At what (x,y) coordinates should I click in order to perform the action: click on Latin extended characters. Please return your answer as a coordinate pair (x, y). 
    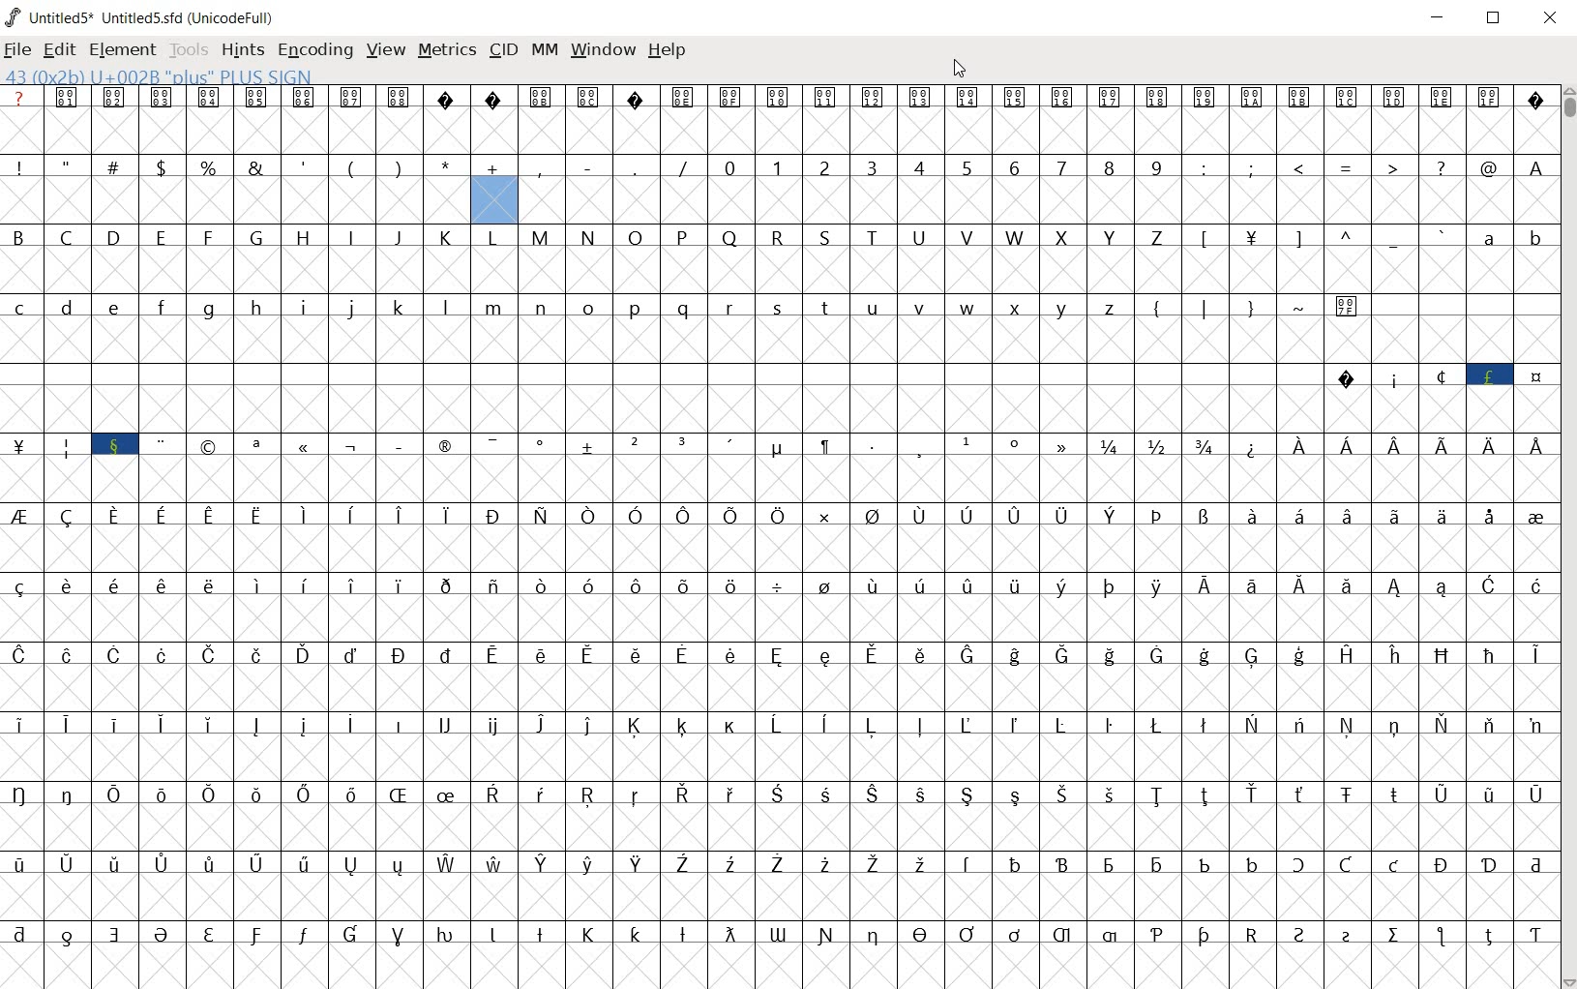
    Looking at the image, I should click on (1417, 469).